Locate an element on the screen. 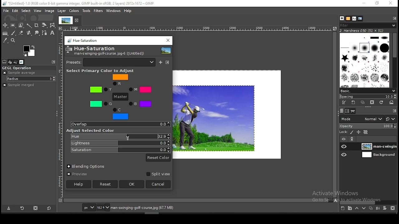 This screenshot has width=399, height=224. move tool is located at coordinates (5, 25).